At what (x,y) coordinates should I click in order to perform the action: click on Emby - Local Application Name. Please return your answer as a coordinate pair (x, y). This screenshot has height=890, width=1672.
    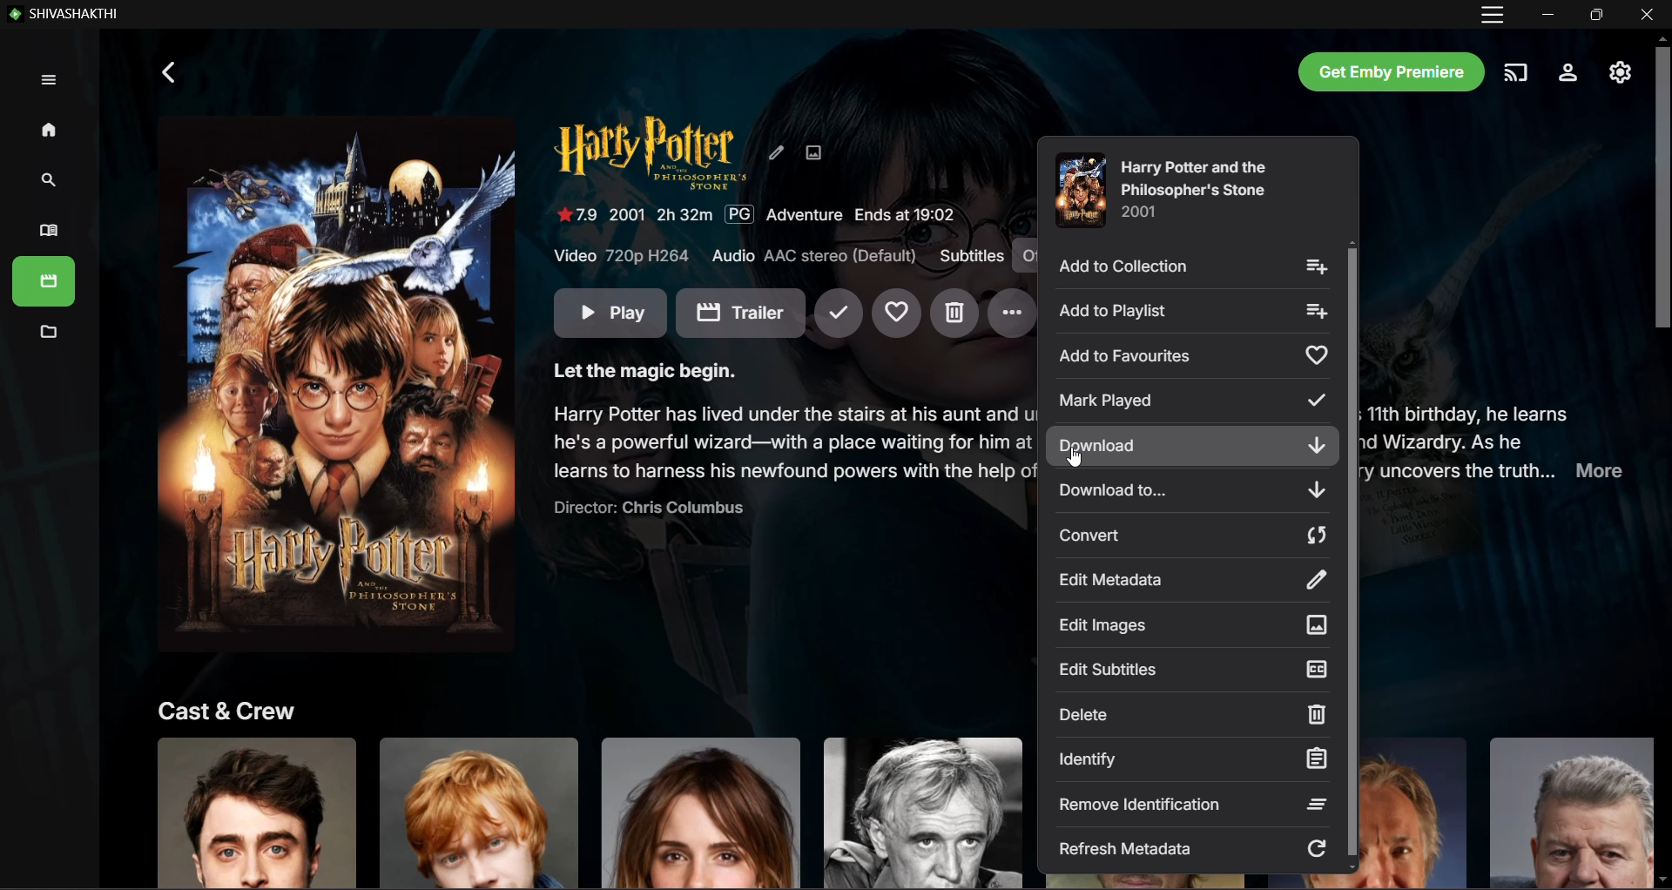
    Looking at the image, I should click on (67, 13).